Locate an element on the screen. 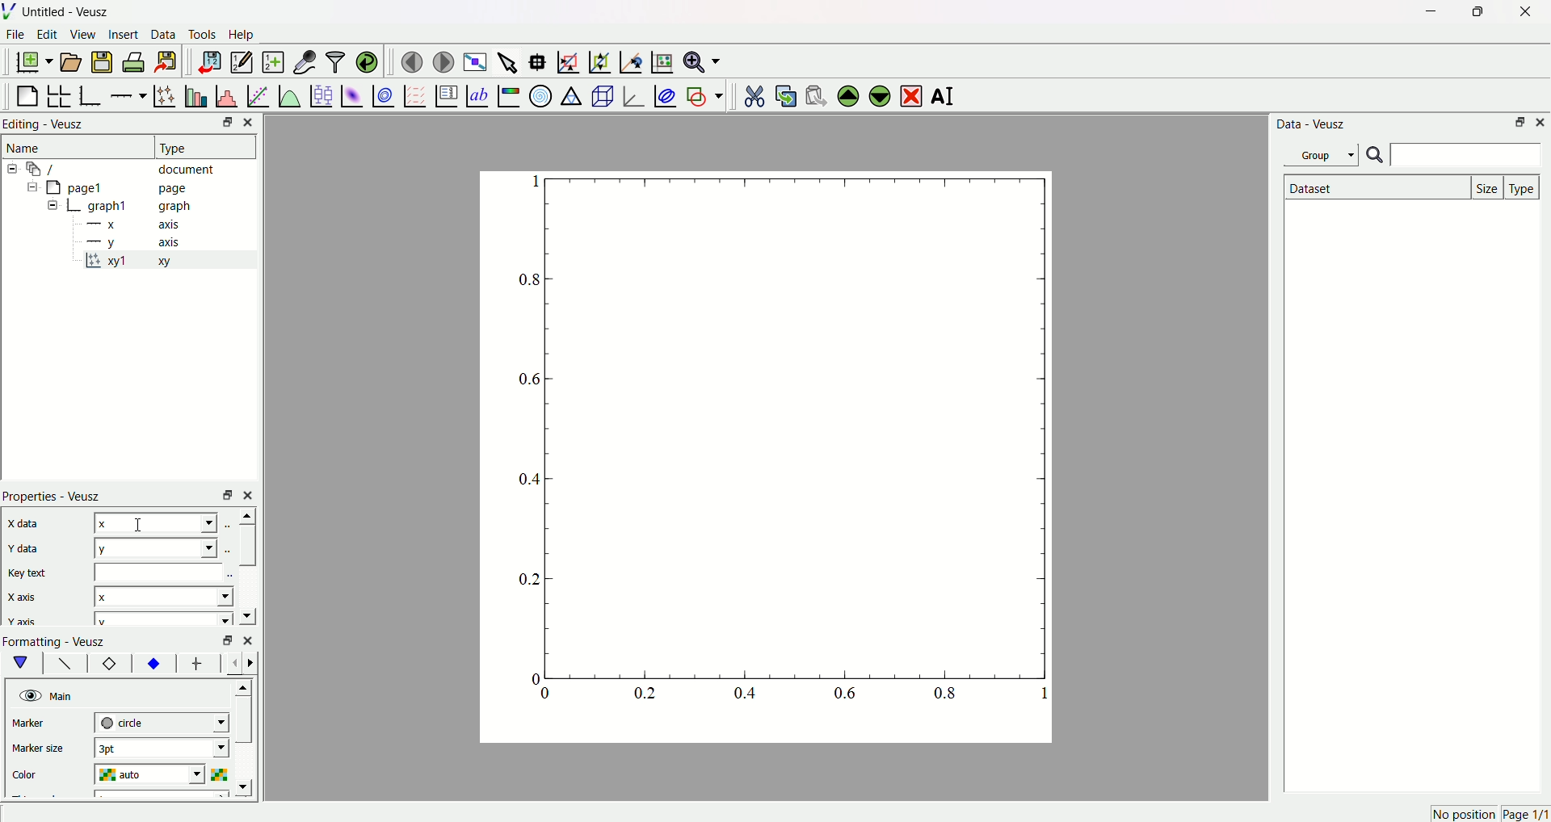  border is located at coordinates (109, 665).